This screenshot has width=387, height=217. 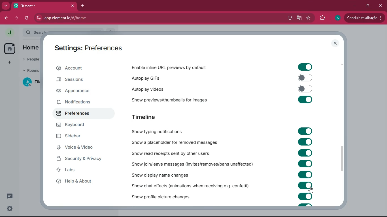 What do you see at coordinates (29, 71) in the screenshot?
I see `rooms` at bounding box center [29, 71].